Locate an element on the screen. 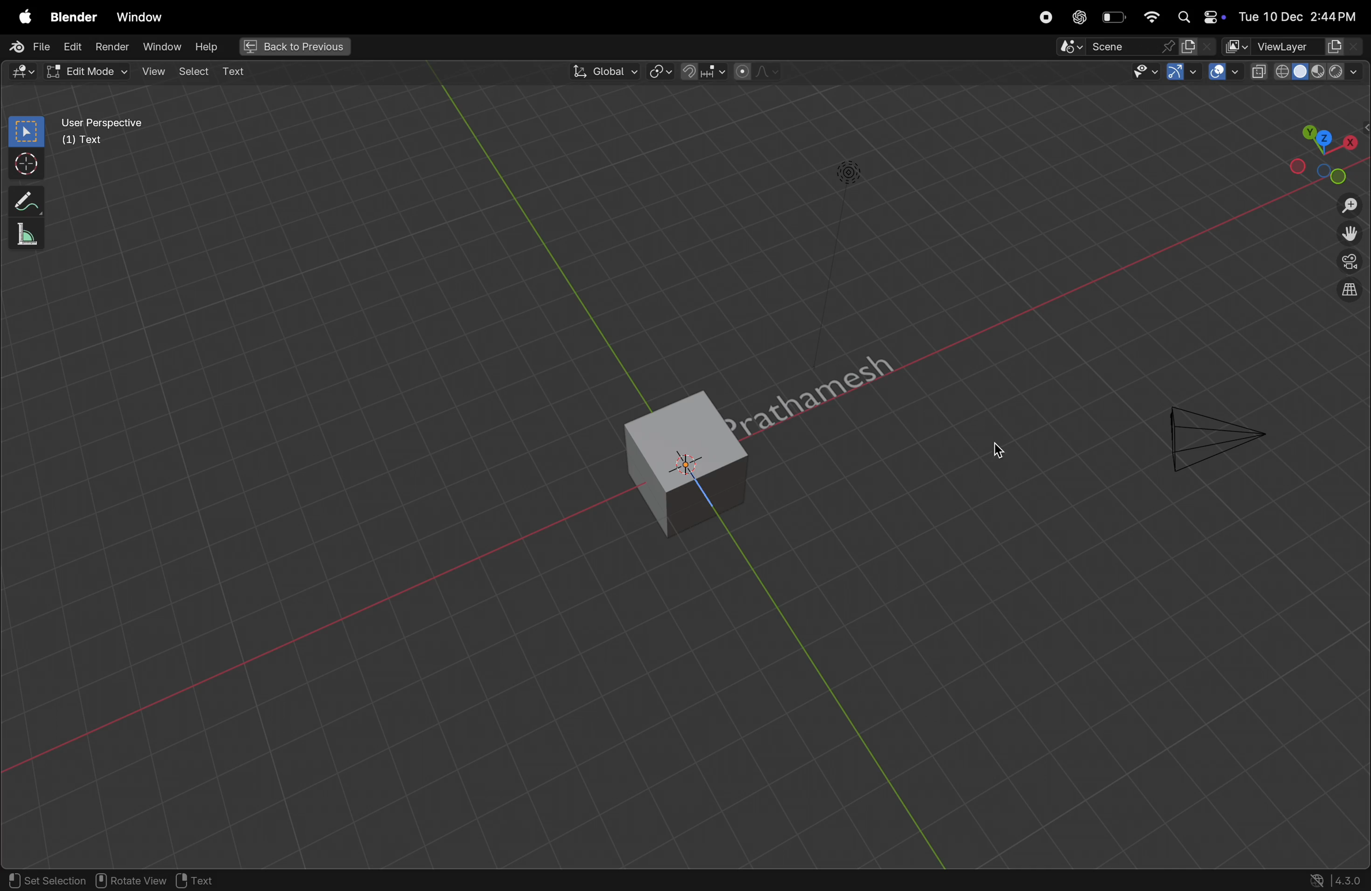  sence is located at coordinates (1107, 48).